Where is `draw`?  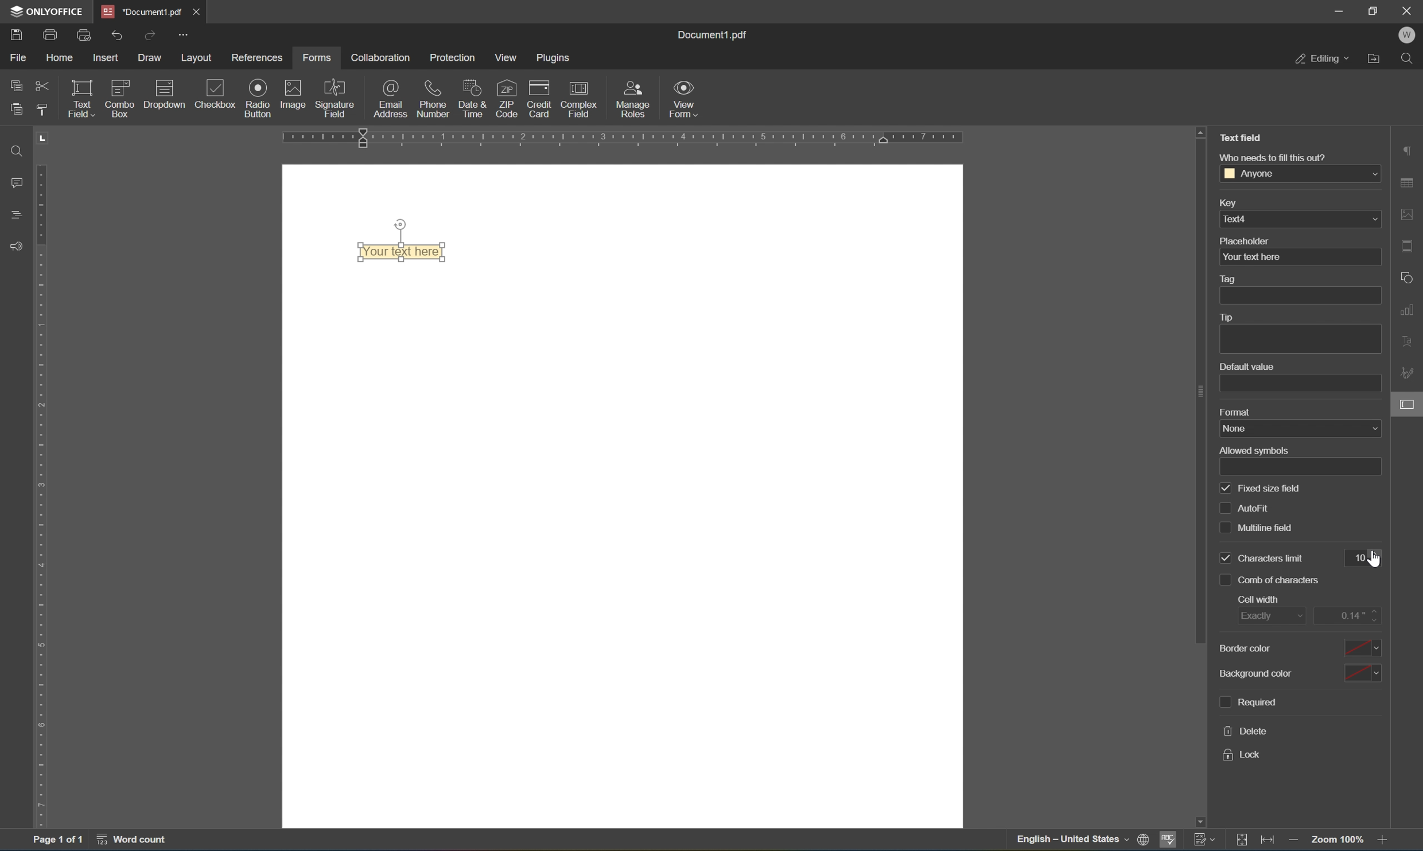 draw is located at coordinates (150, 57).